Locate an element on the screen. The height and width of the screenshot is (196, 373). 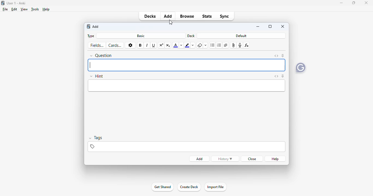
stats is located at coordinates (207, 16).